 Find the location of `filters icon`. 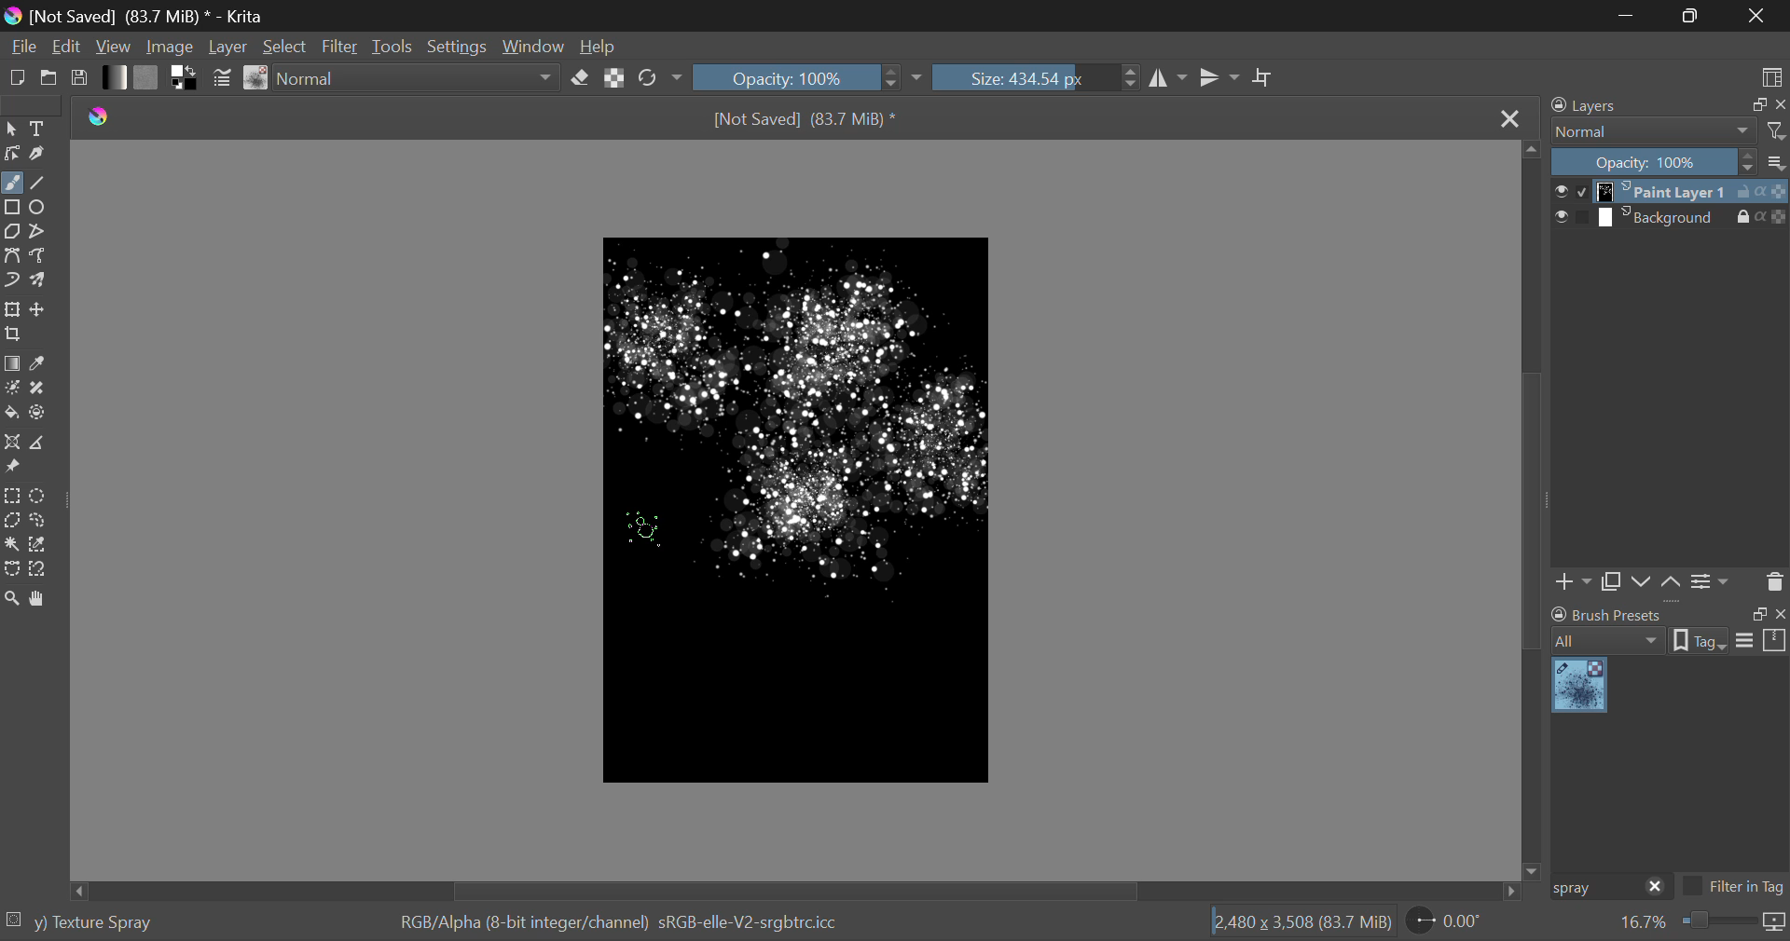

filters icon is located at coordinates (1777, 130).